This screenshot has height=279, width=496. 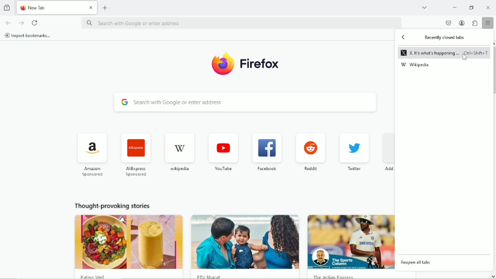 I want to click on view recent browsing, so click(x=7, y=7).